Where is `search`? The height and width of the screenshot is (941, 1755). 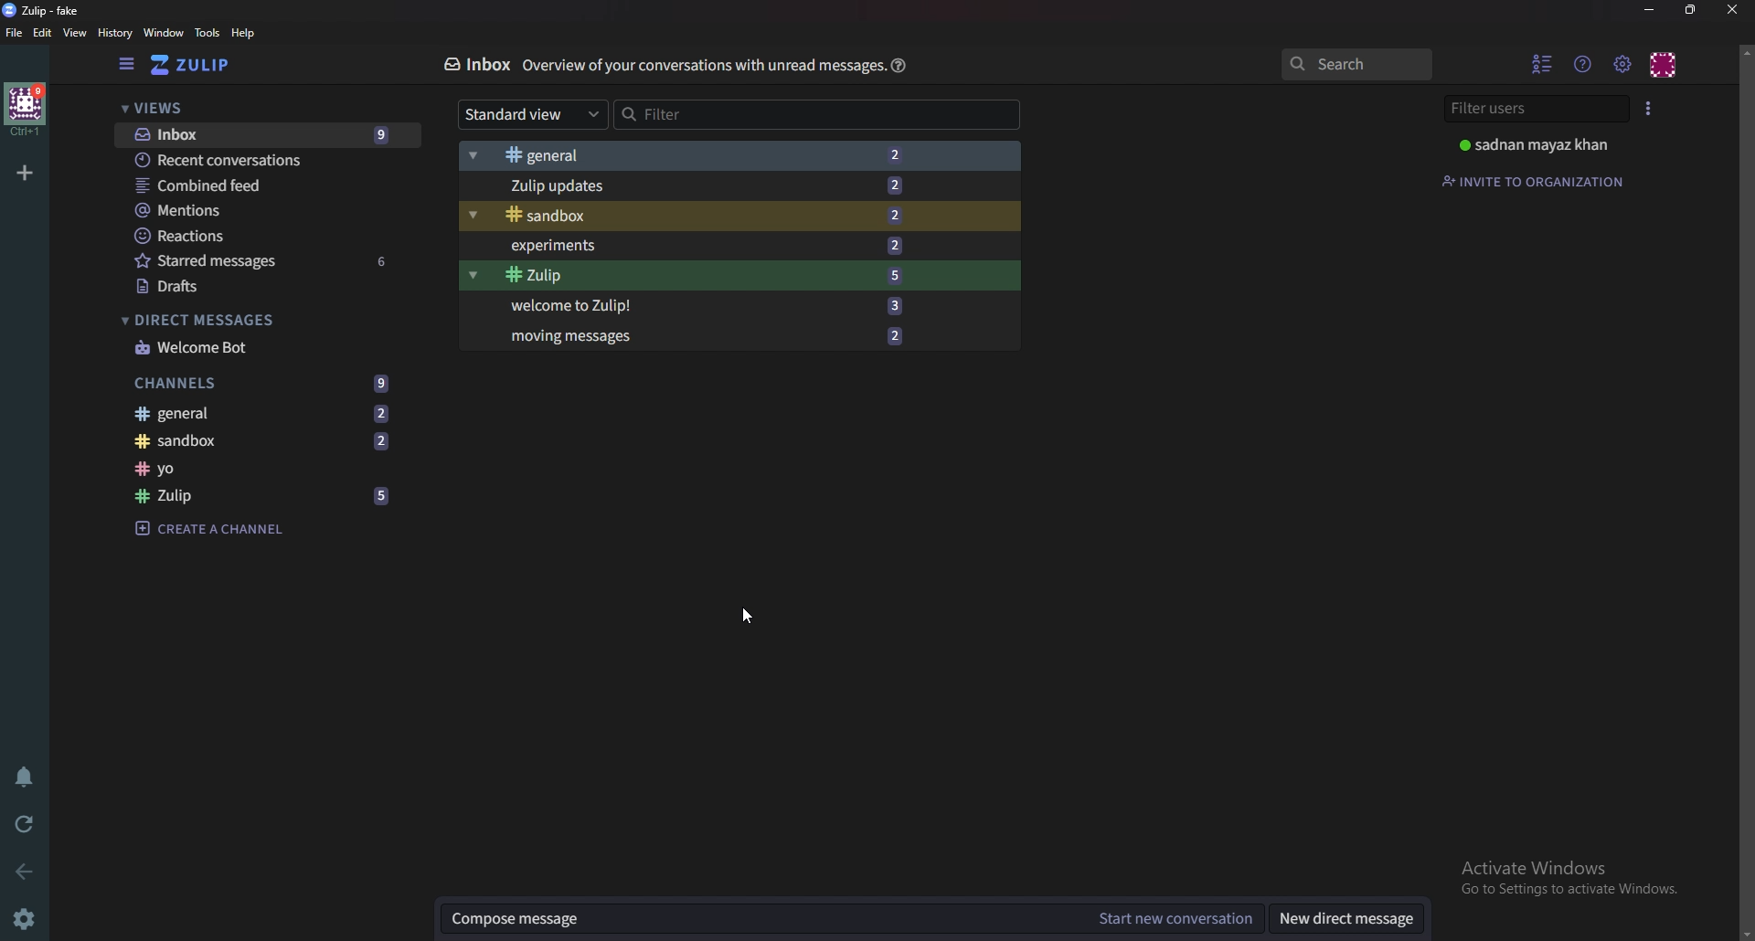 search is located at coordinates (1359, 64).